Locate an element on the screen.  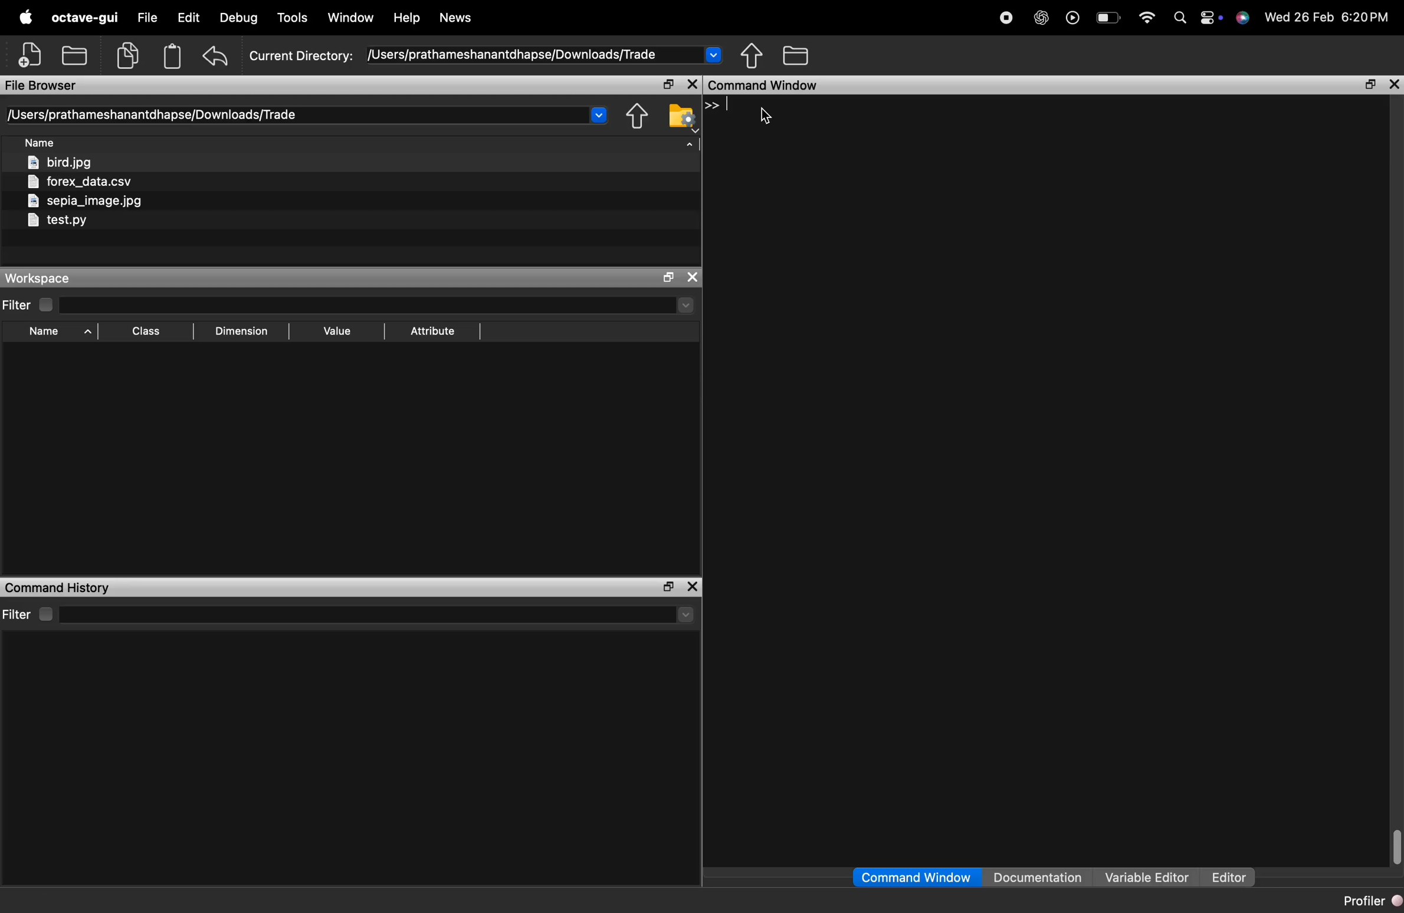
Name is located at coordinates (61, 333).